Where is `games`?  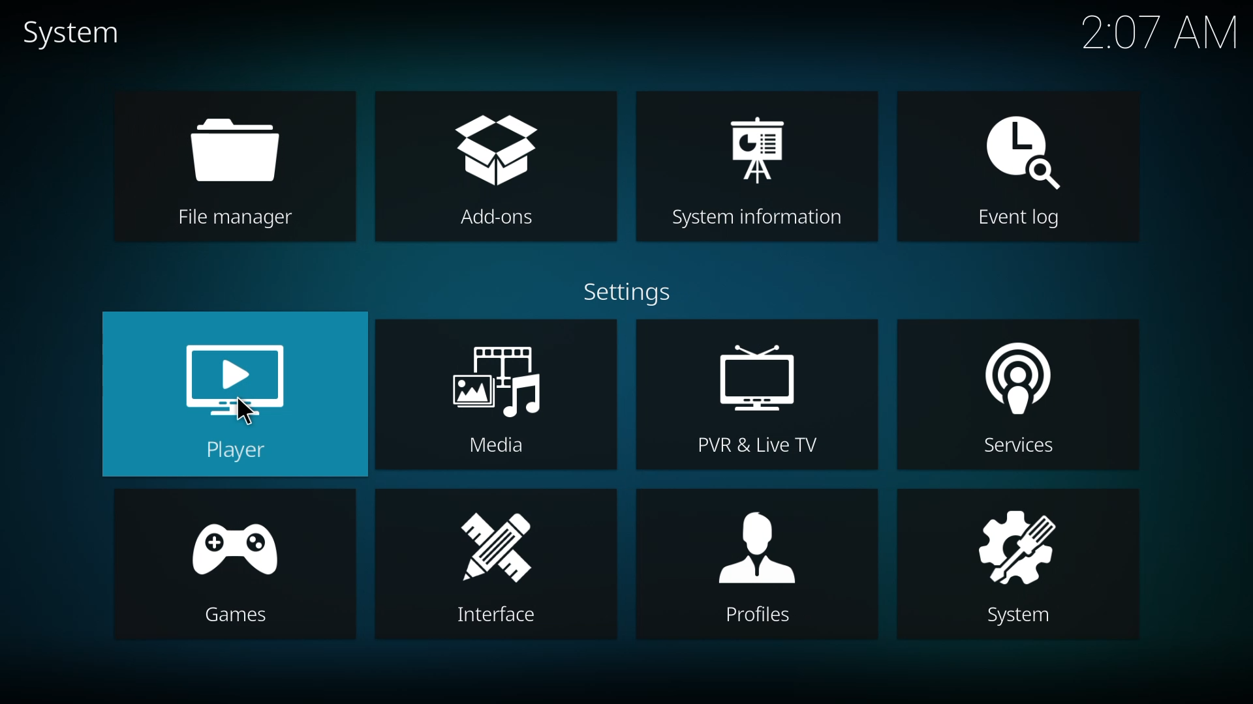
games is located at coordinates (233, 569).